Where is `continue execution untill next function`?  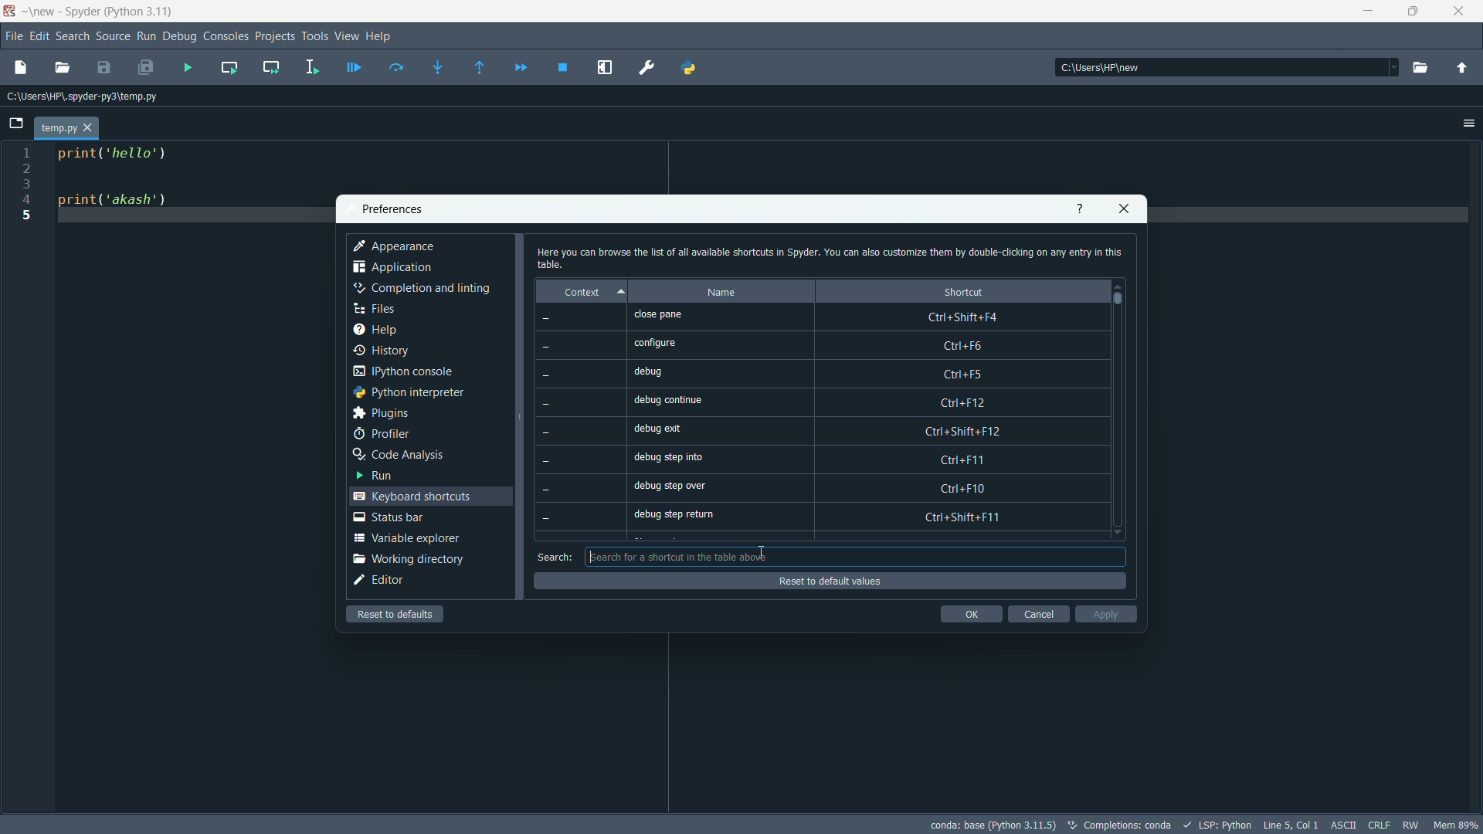 continue execution untill next function is located at coordinates (481, 66).